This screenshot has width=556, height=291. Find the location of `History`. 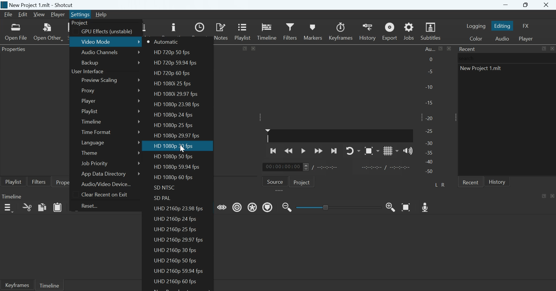

History is located at coordinates (367, 31).